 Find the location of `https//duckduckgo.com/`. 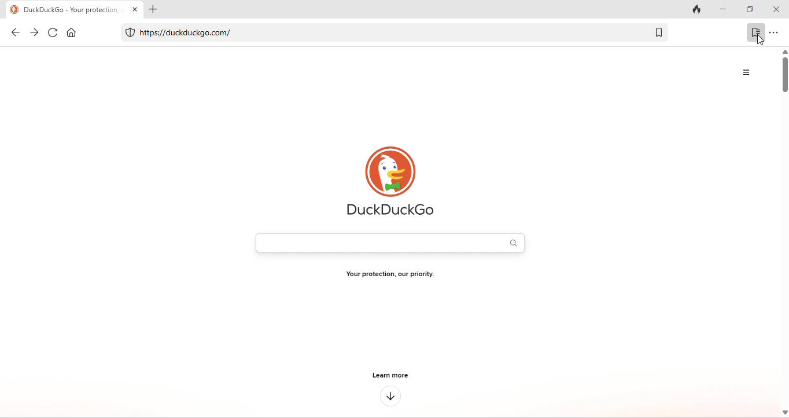

https//duckduckgo.com/ is located at coordinates (383, 34).